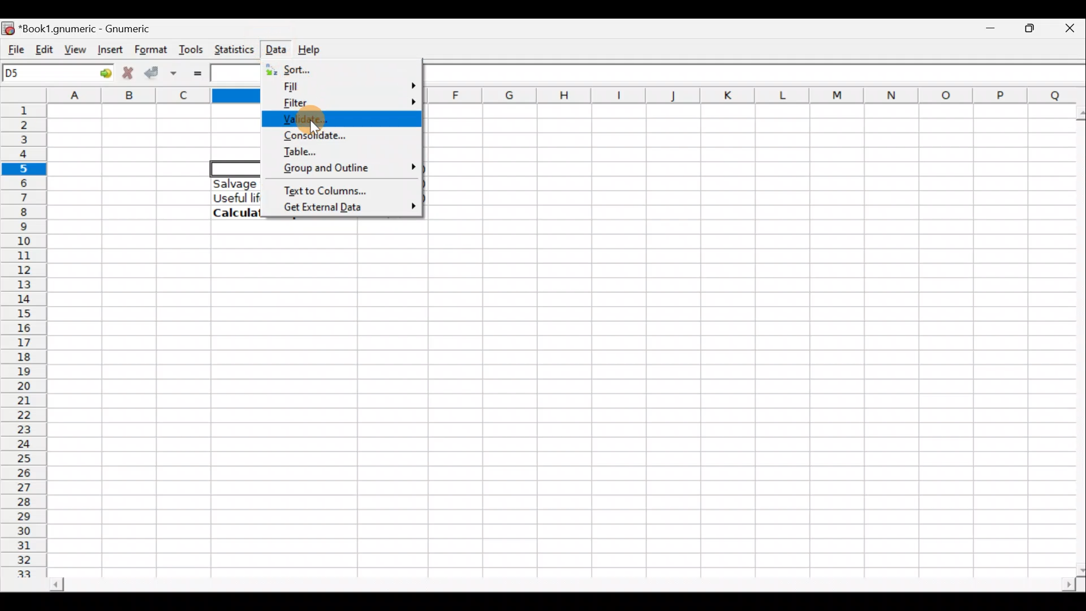 Image resolution: width=1086 pixels, height=611 pixels. What do you see at coordinates (44, 47) in the screenshot?
I see `Edit` at bounding box center [44, 47].